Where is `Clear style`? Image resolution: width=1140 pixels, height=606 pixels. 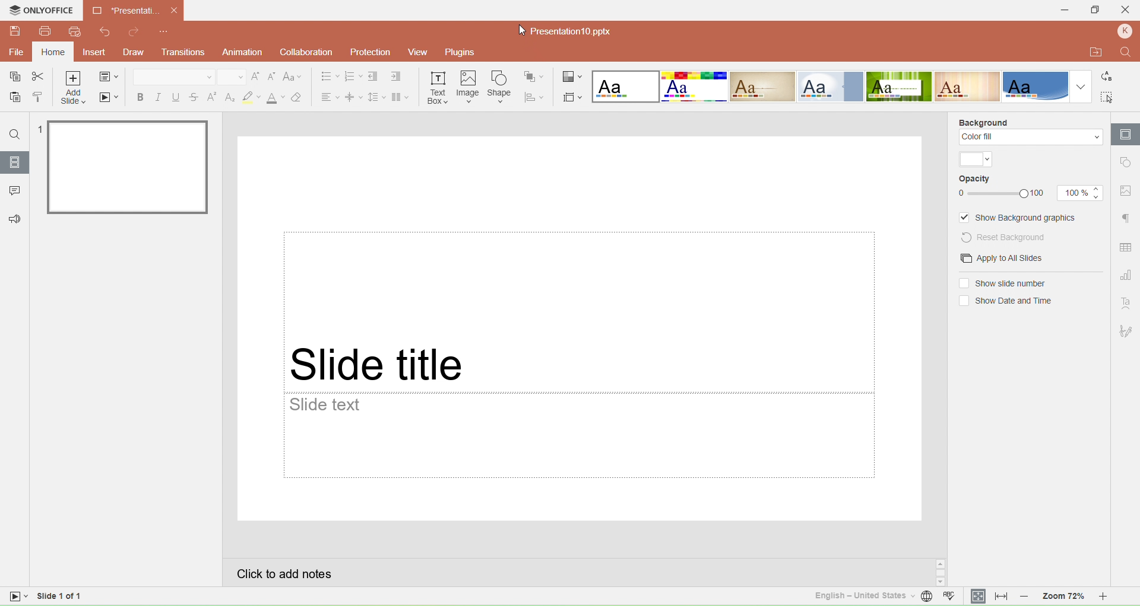
Clear style is located at coordinates (300, 97).